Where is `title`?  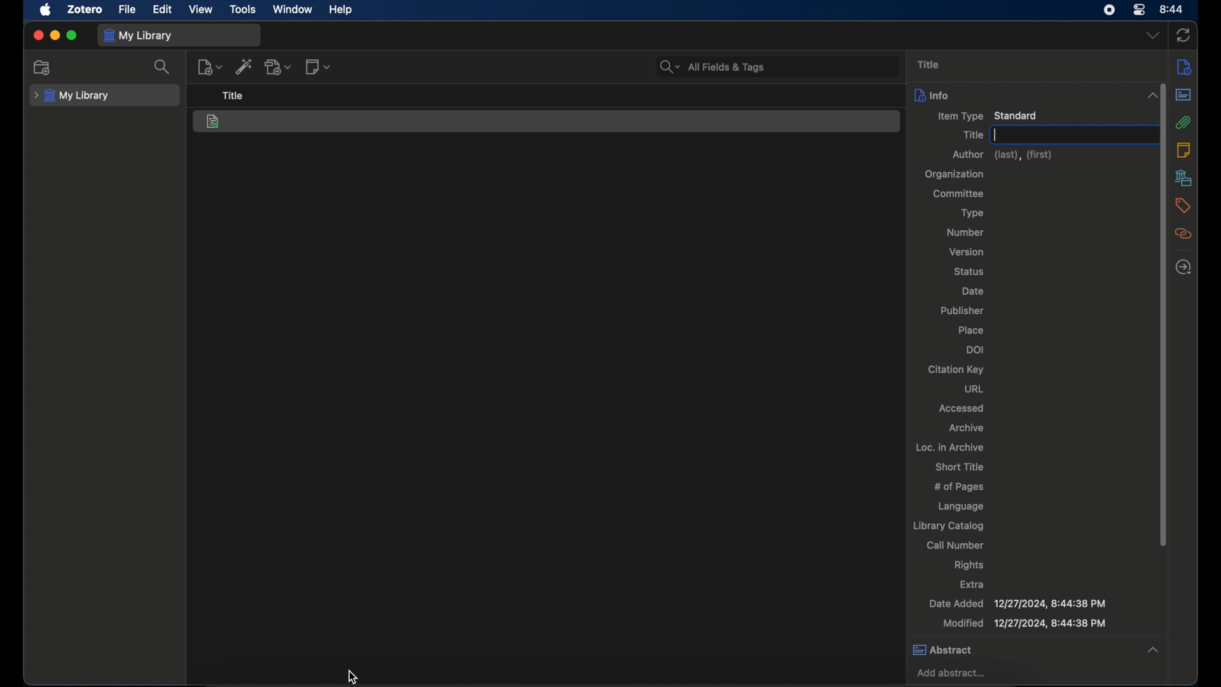
title is located at coordinates (972, 134).